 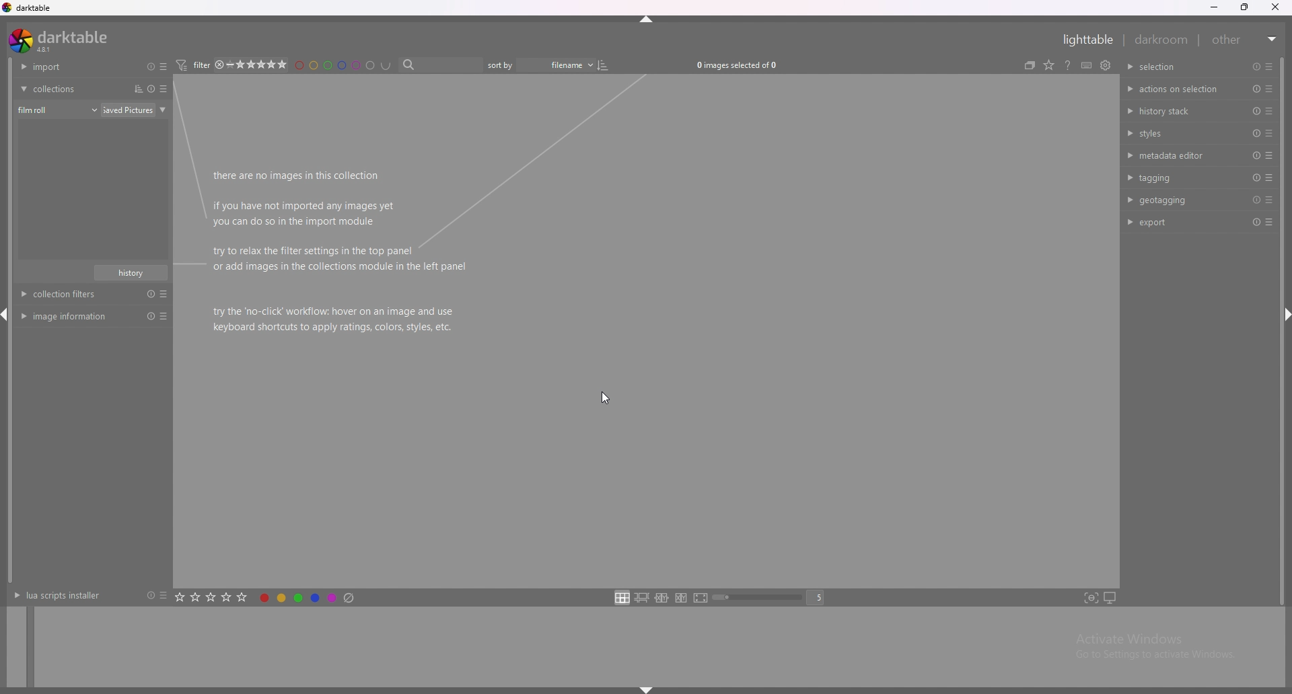 What do you see at coordinates (335, 260) in the screenshot?
I see `try to relax the filter settings in the top parcel or add iamges is the collection module in the left parcel.` at bounding box center [335, 260].